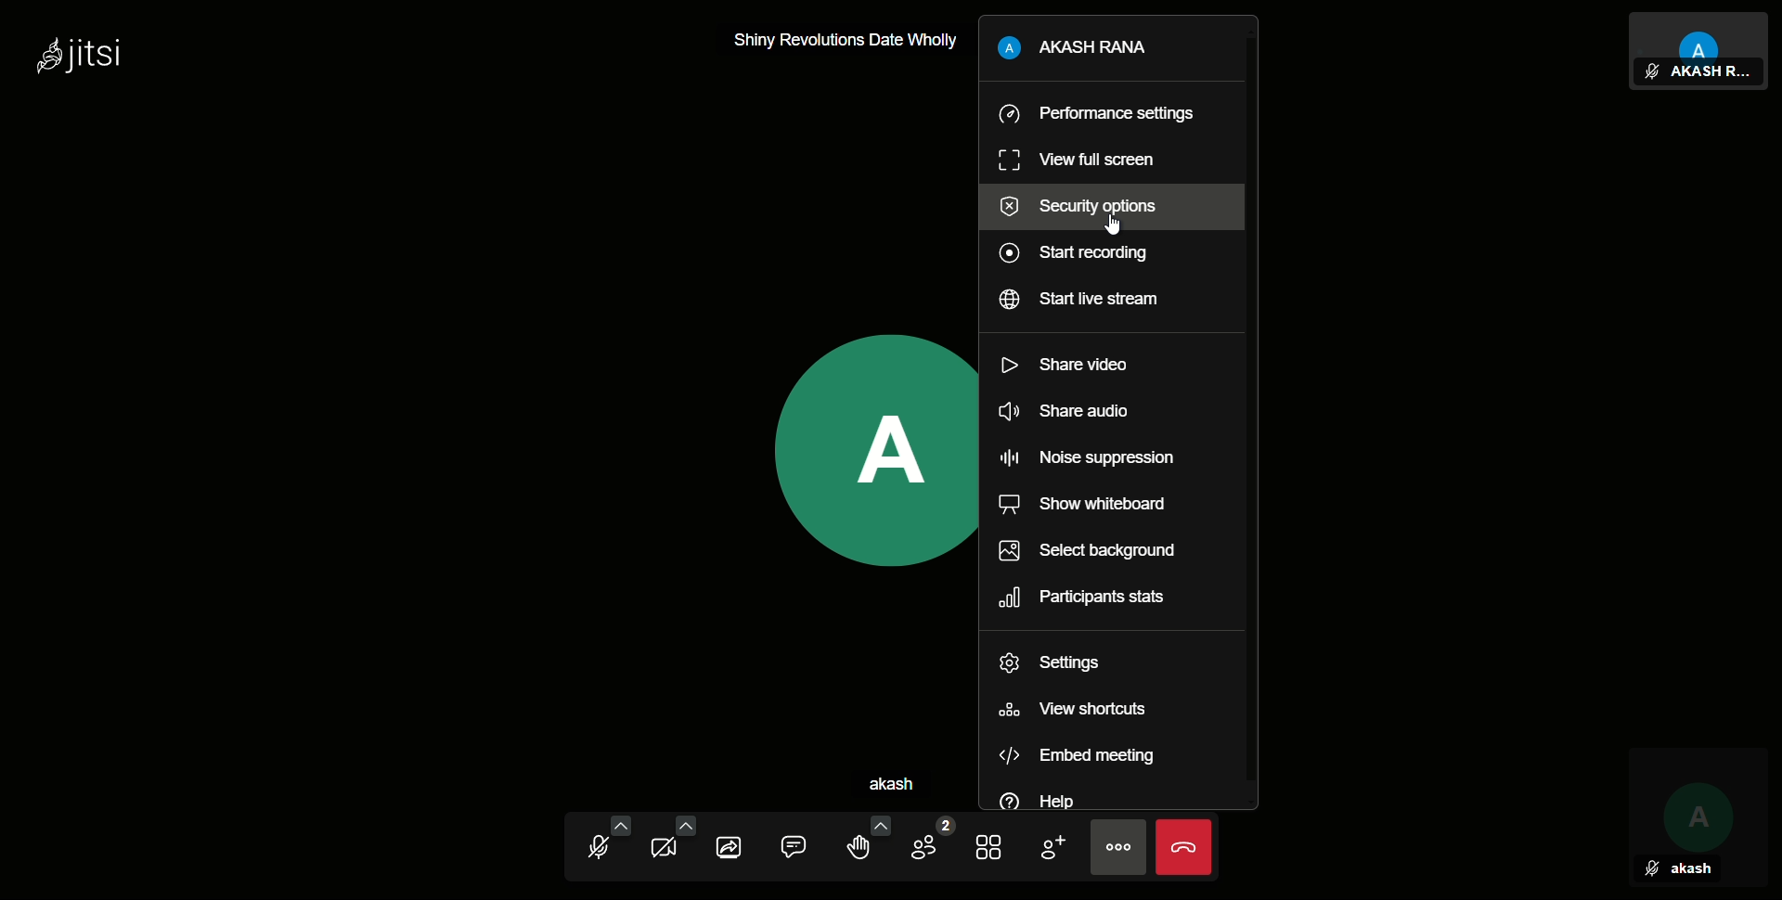  What do you see at coordinates (1700, 34) in the screenshot?
I see `participant` at bounding box center [1700, 34].